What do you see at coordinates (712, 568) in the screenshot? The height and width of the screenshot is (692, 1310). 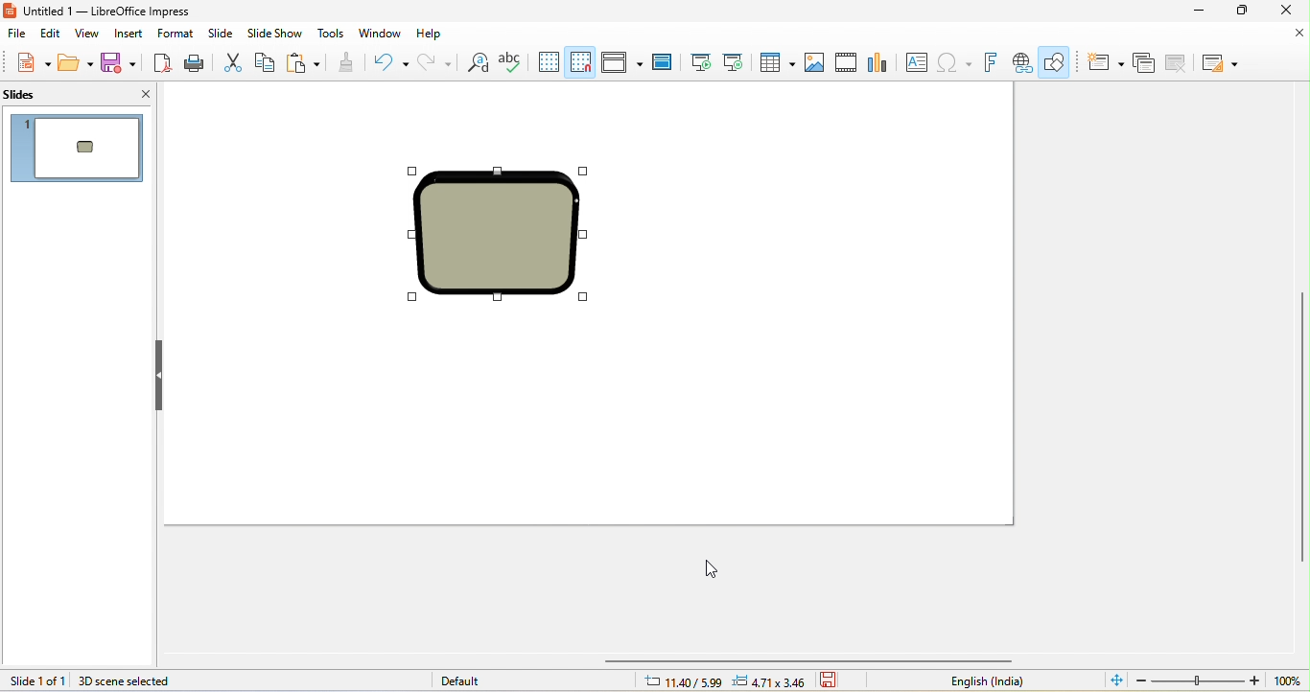 I see `cursor` at bounding box center [712, 568].